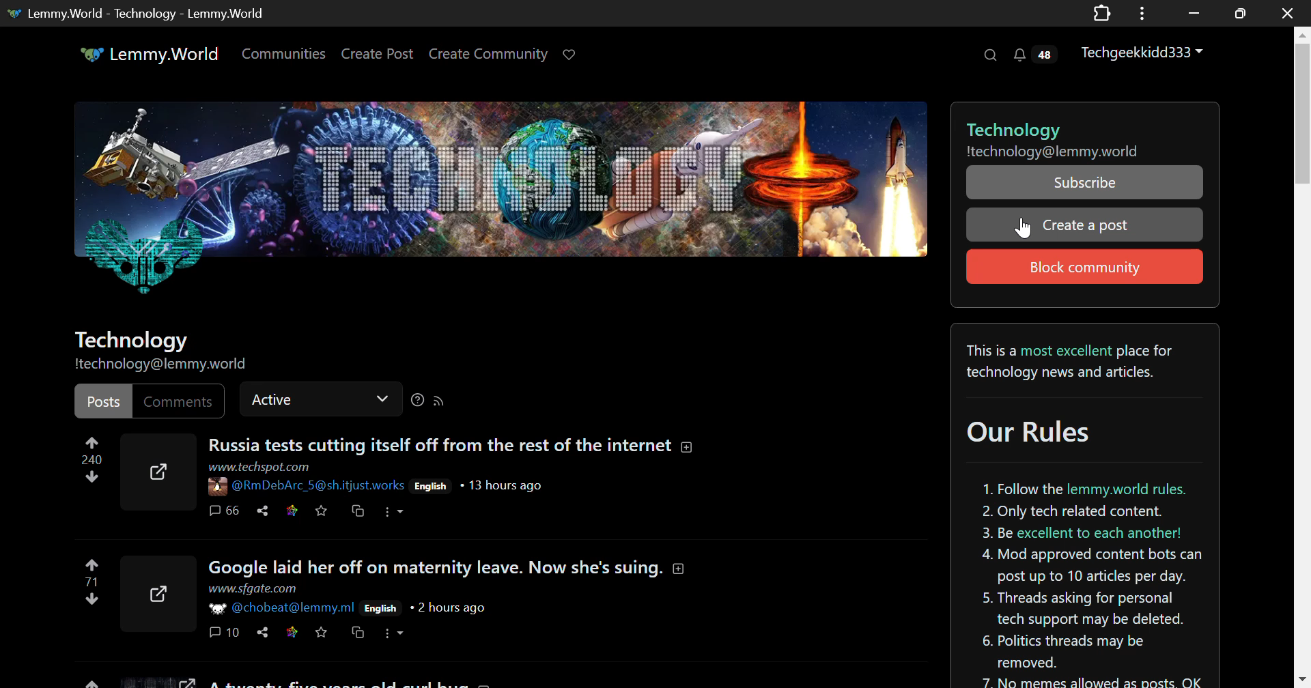  I want to click on @chobeat@lemmy.ml, so click(279, 609).